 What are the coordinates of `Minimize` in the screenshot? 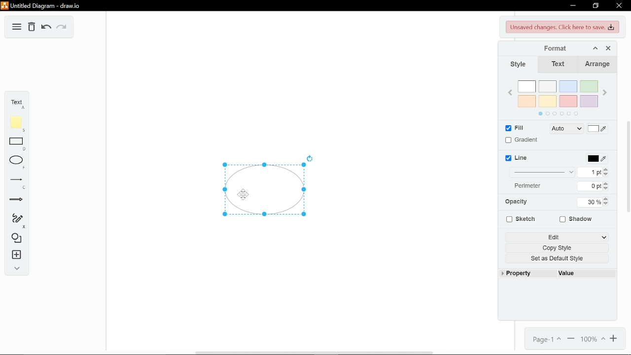 It's located at (572, 6).